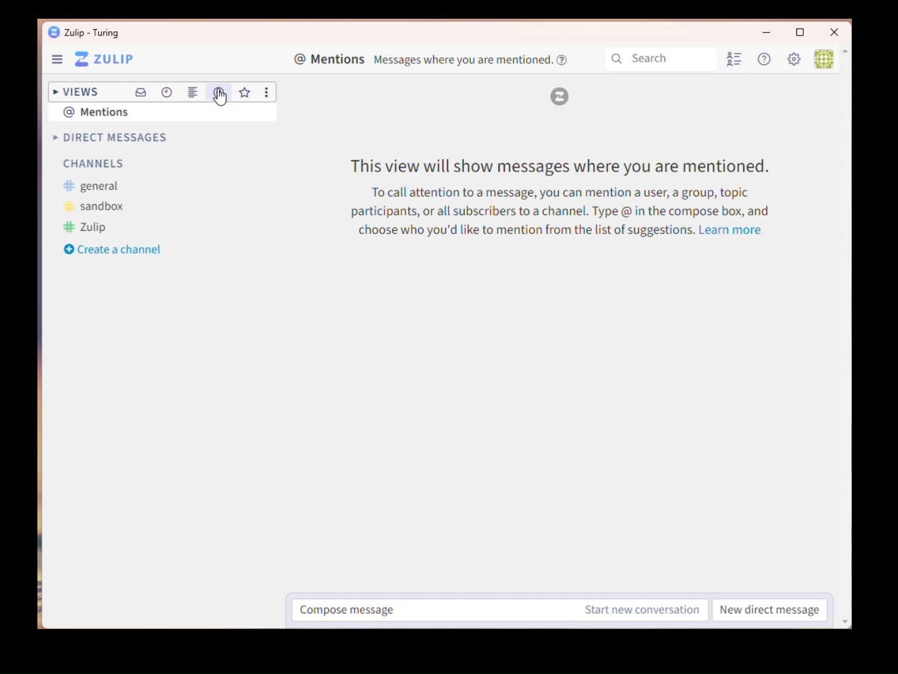 Image resolution: width=898 pixels, height=674 pixels. I want to click on @ mentions, so click(109, 111).